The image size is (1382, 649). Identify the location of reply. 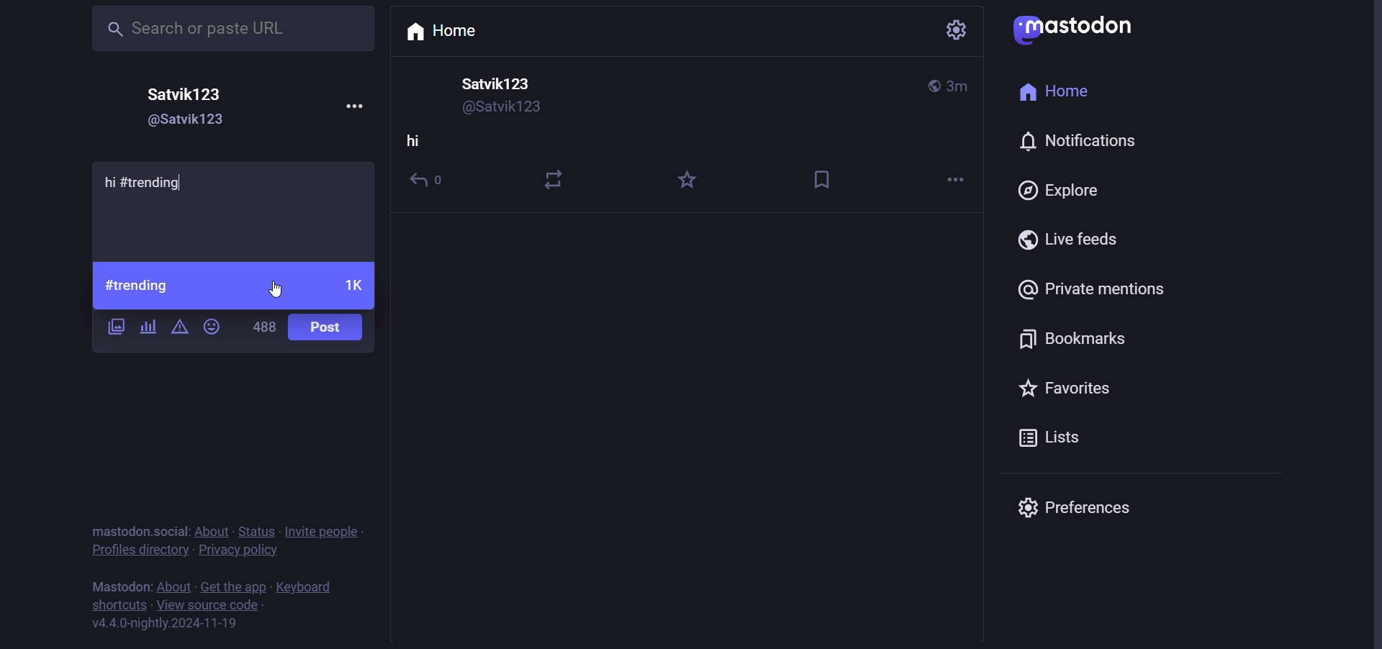
(431, 184).